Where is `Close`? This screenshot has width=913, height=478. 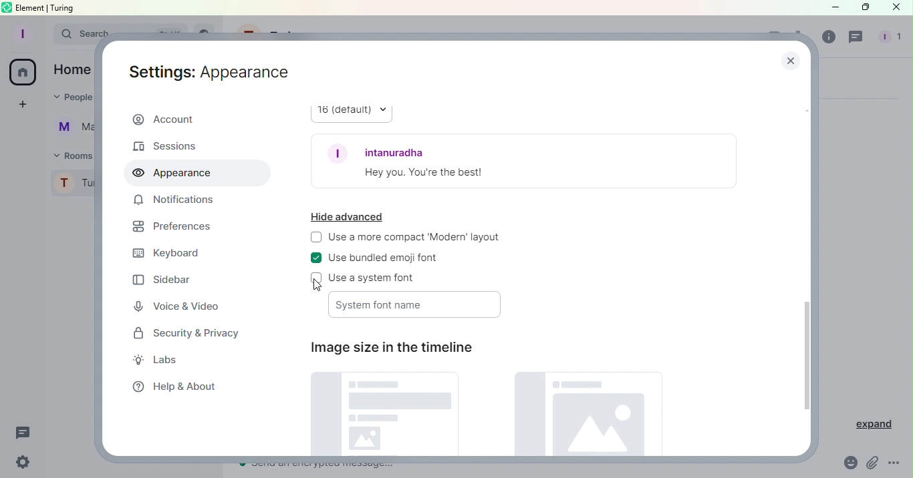 Close is located at coordinates (897, 8).